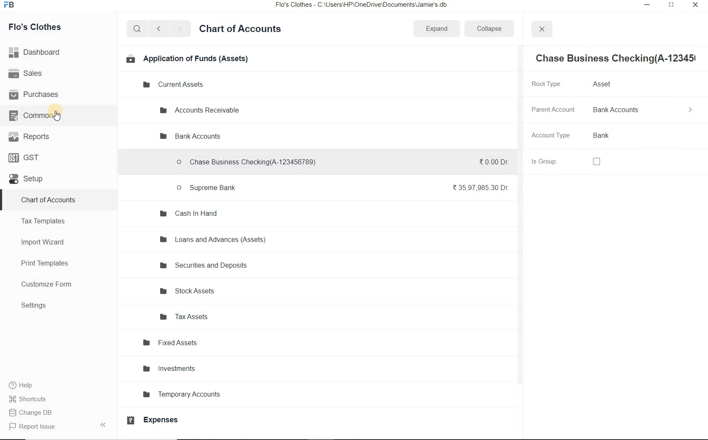  I want to click on Flo's Clothes - C:\Users\HP\OneDrive\Documents\Jamie's.db, so click(362, 6).